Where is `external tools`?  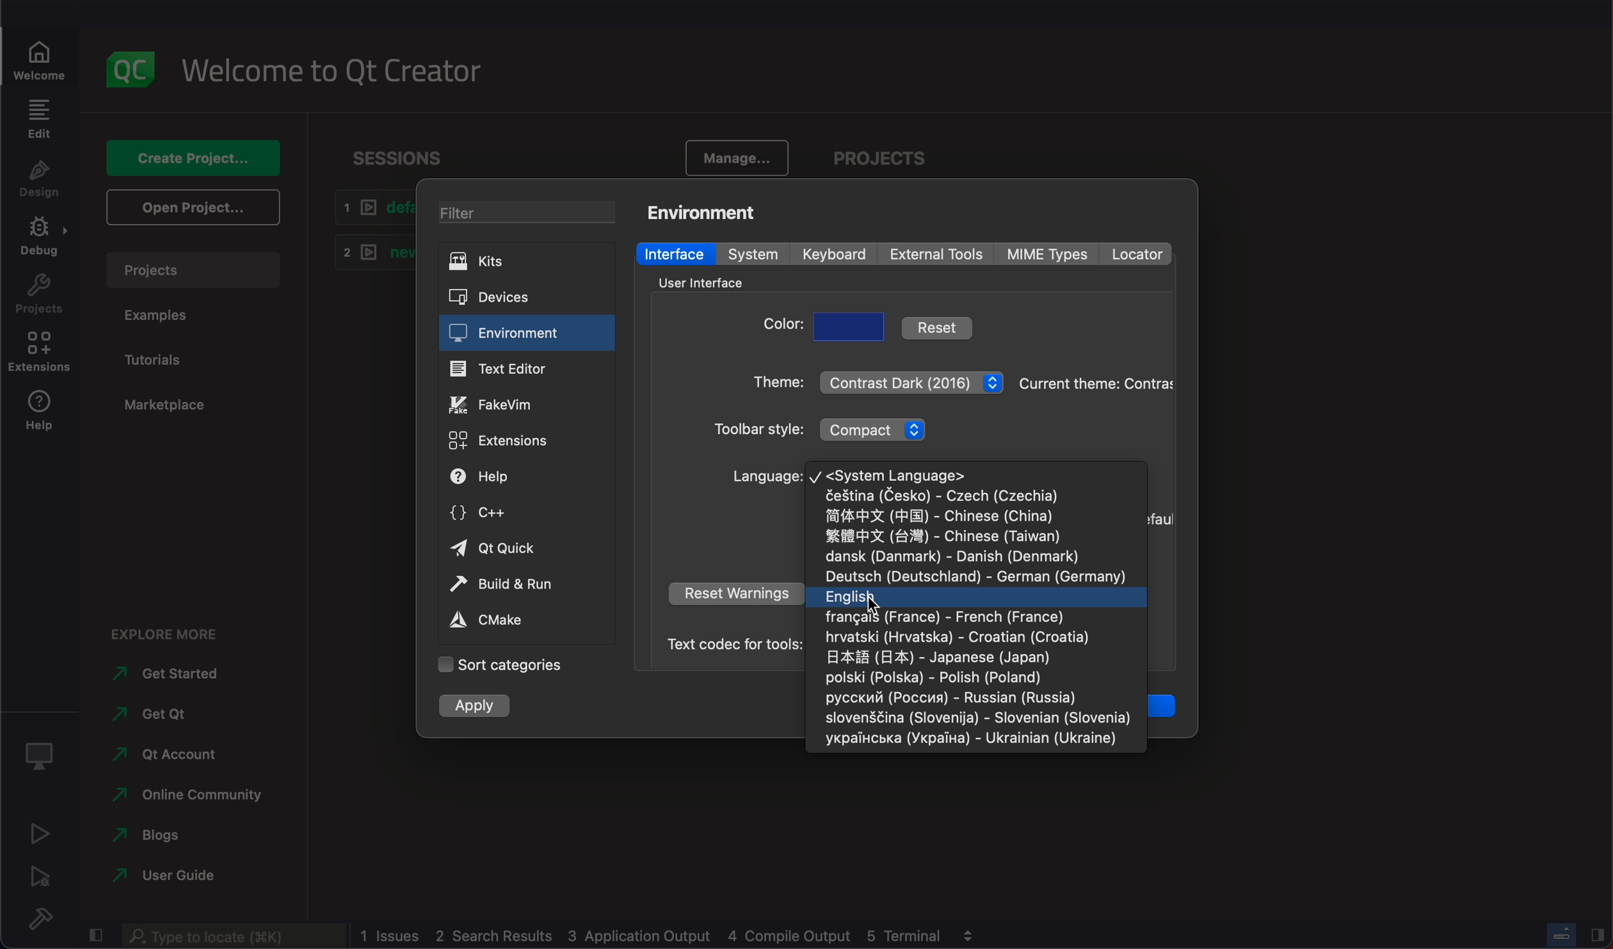
external tools is located at coordinates (942, 255).